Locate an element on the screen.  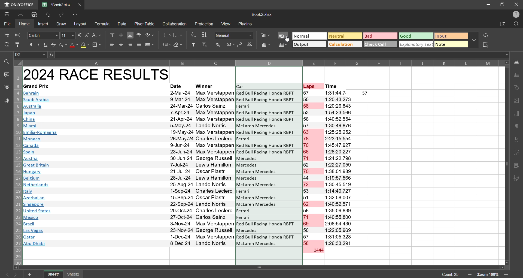
clear filter is located at coordinates (205, 44).